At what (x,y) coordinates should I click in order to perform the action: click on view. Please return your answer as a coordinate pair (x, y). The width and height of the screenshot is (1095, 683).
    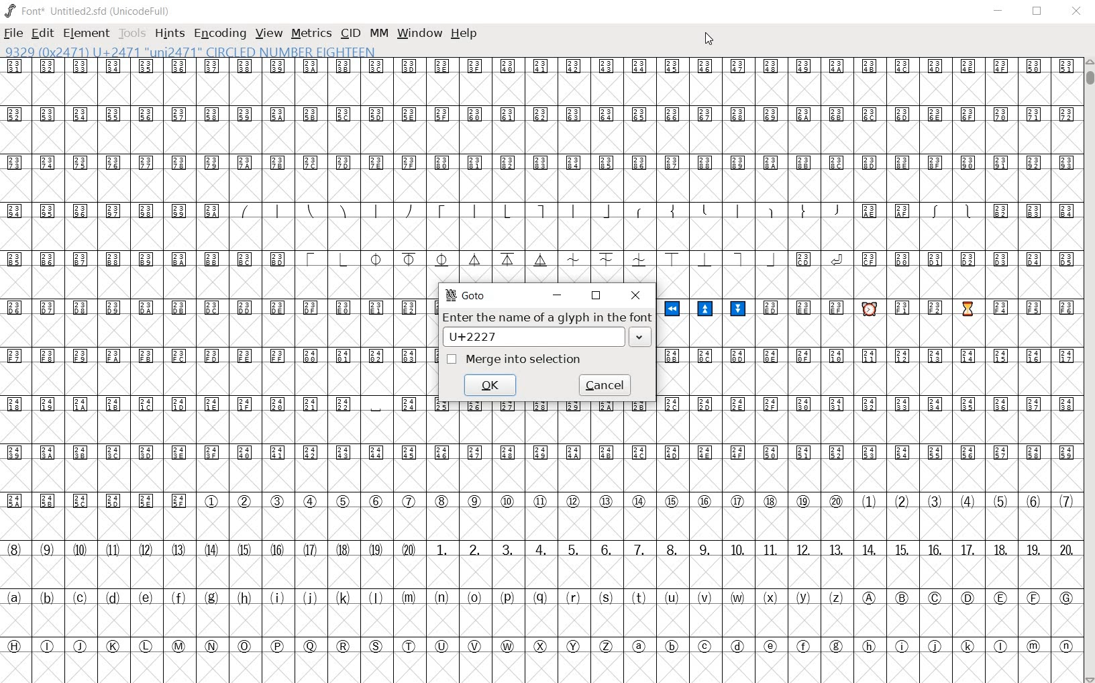
    Looking at the image, I should click on (268, 33).